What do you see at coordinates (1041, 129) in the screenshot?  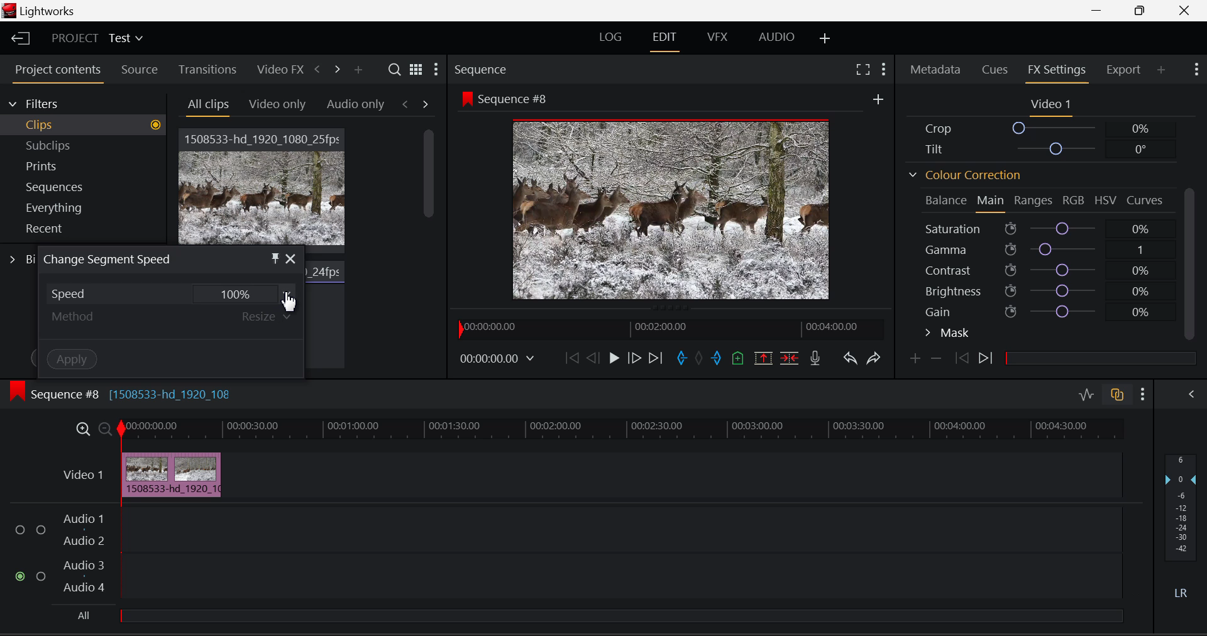 I see `Crop` at bounding box center [1041, 129].